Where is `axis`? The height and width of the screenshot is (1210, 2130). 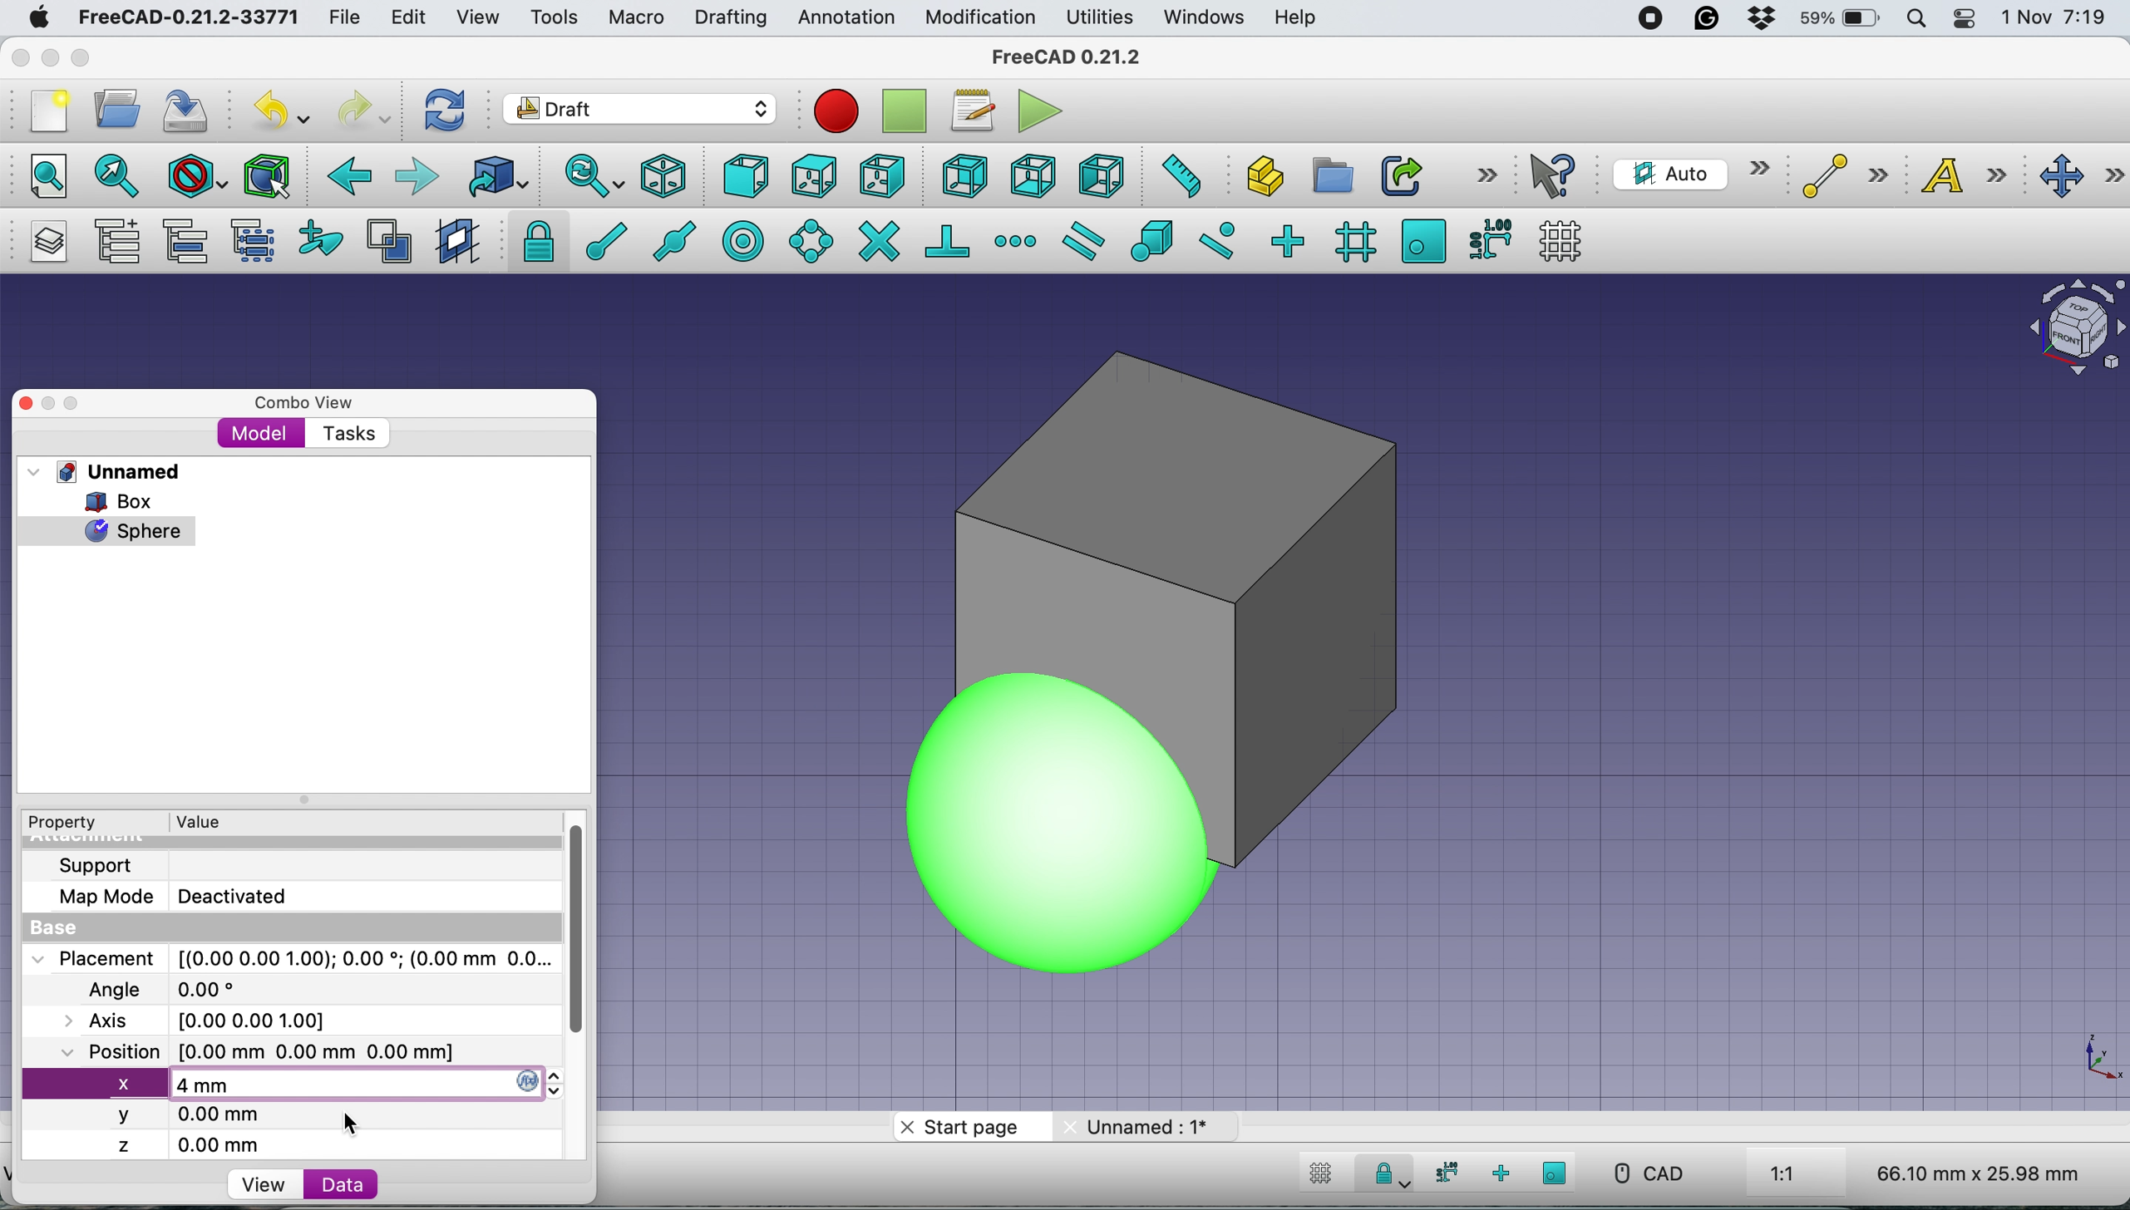
axis is located at coordinates (214, 1020).